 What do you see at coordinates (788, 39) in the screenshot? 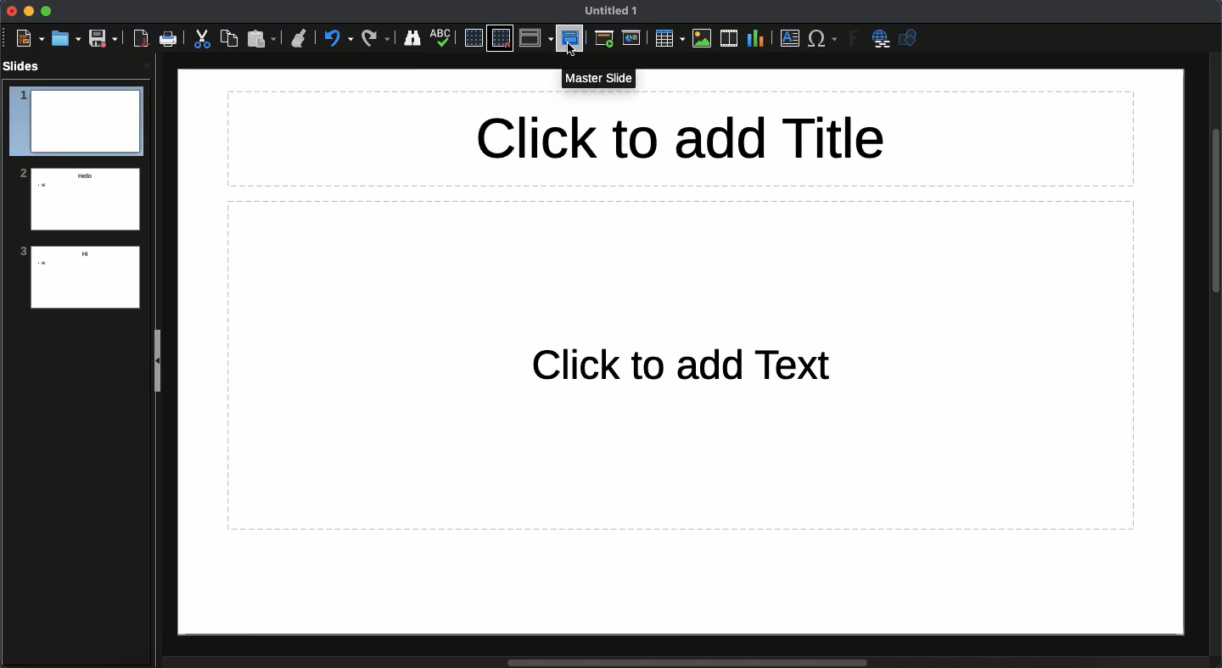
I see `Textbox` at bounding box center [788, 39].